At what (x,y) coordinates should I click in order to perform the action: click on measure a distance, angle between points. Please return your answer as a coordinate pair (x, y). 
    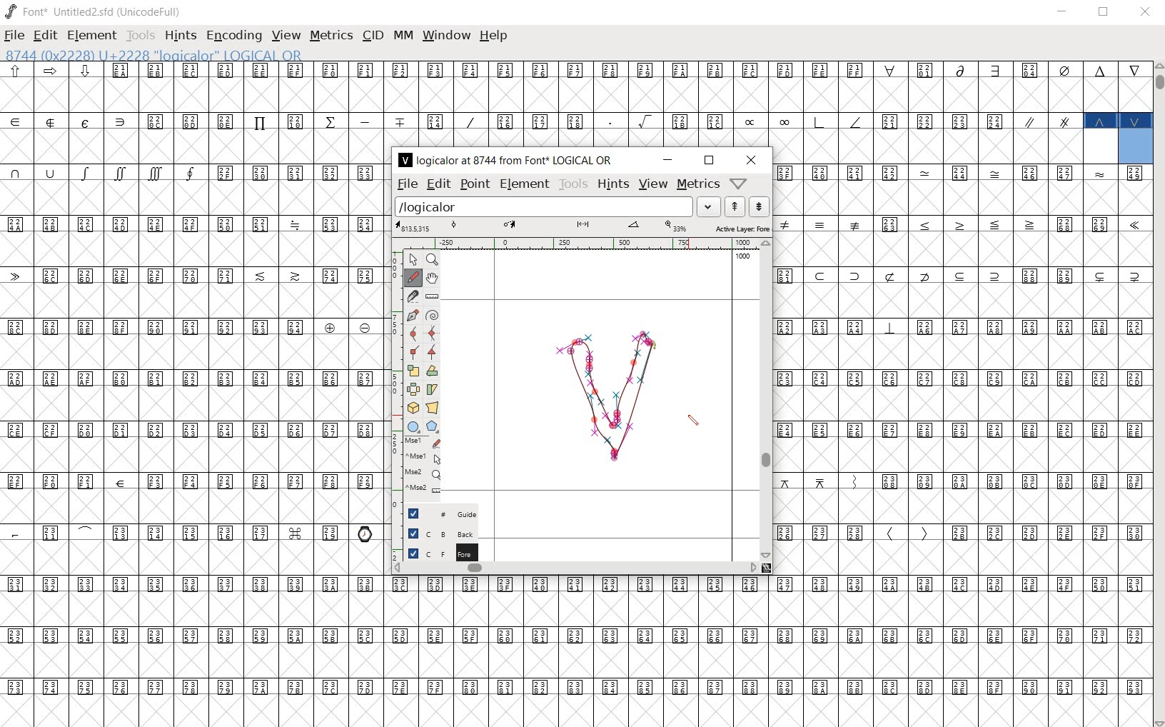
    Looking at the image, I should click on (432, 296).